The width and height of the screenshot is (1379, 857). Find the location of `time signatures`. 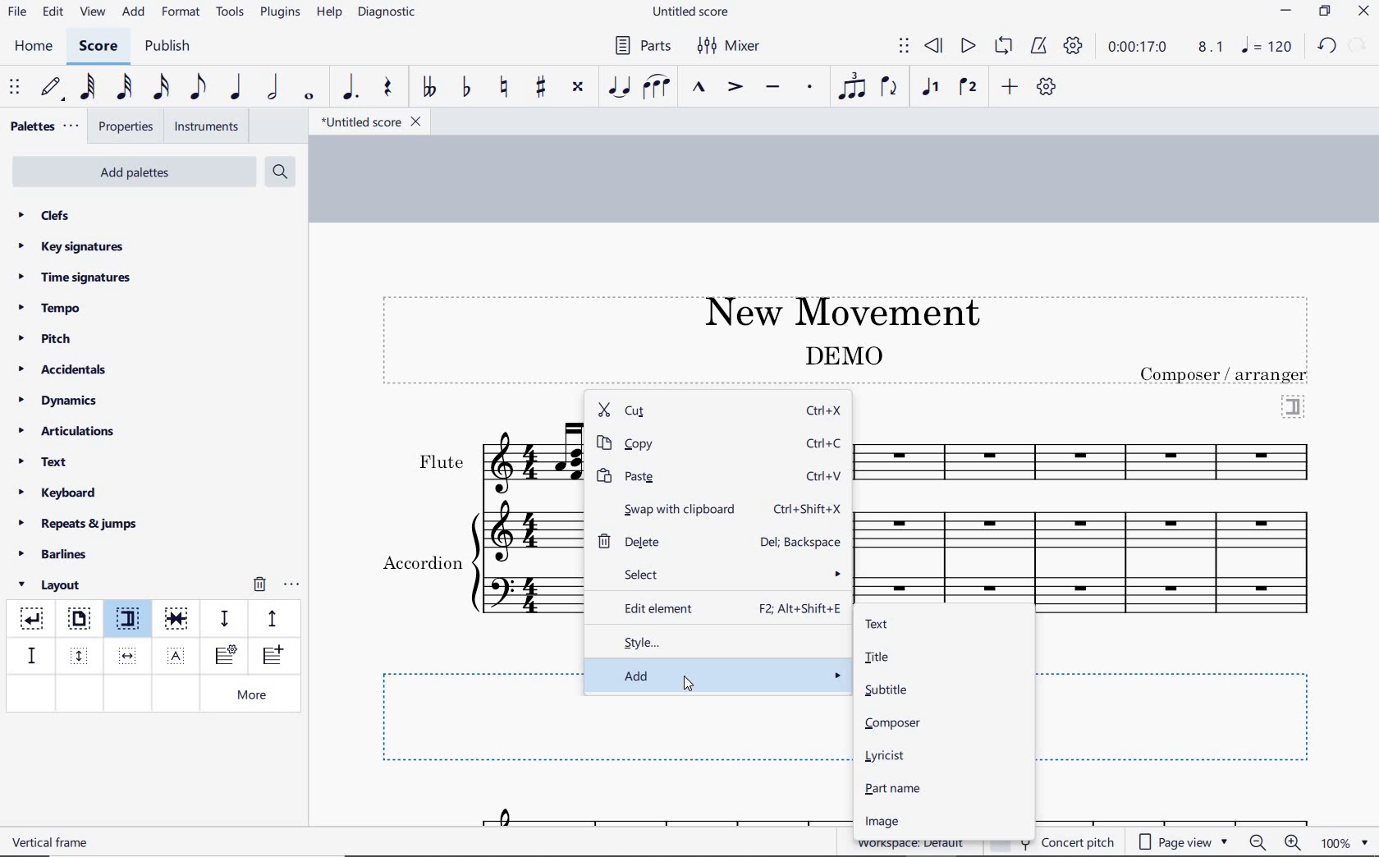

time signatures is located at coordinates (75, 277).